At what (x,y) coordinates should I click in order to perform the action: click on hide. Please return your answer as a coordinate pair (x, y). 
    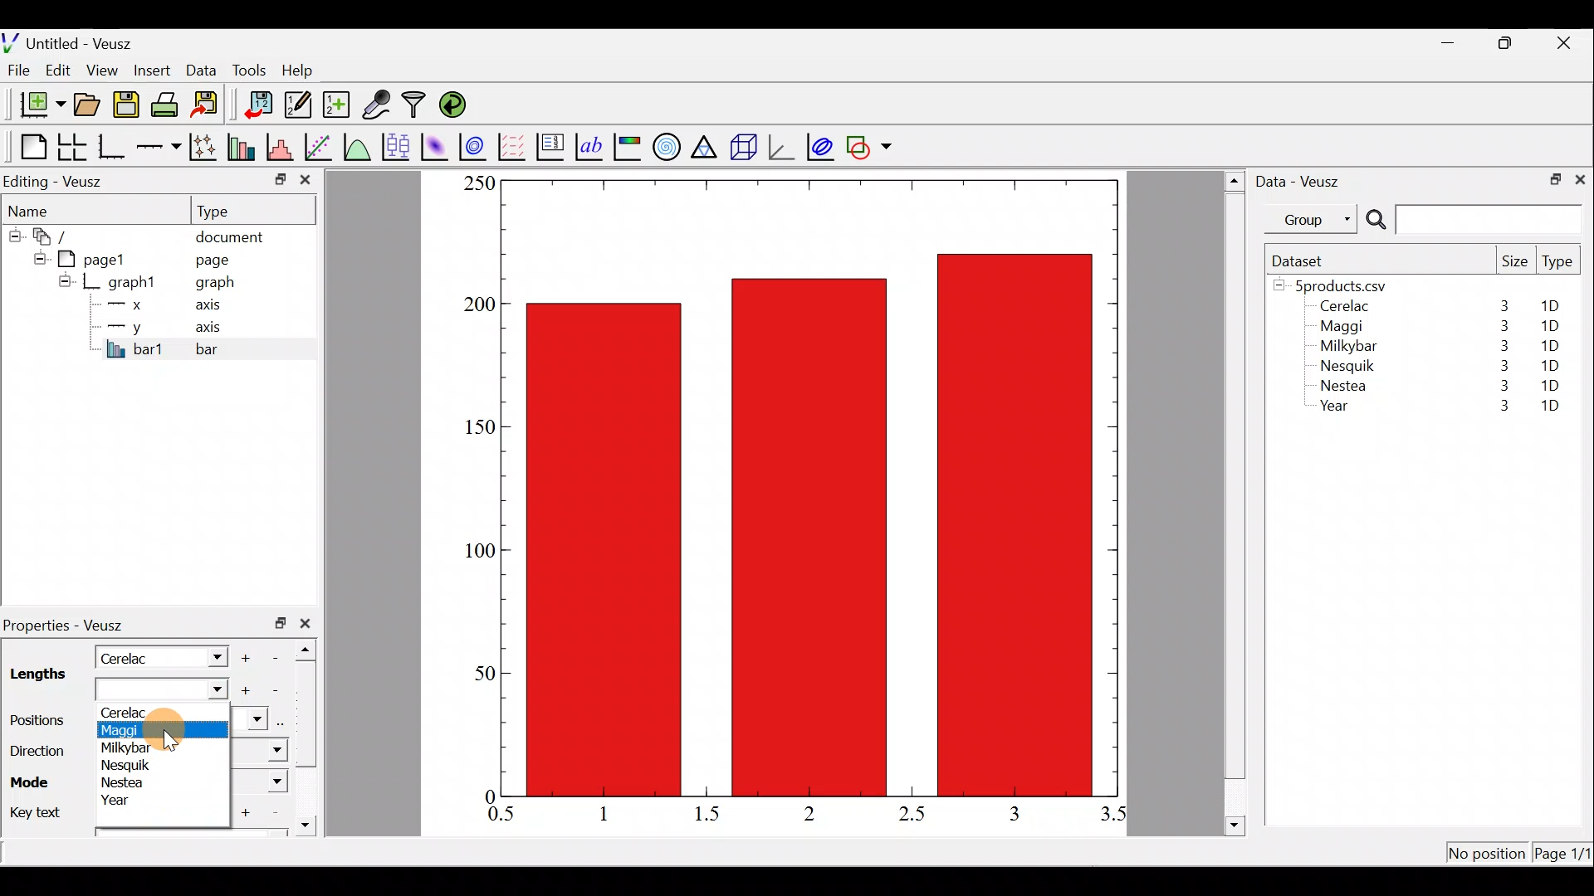
    Looking at the image, I should click on (37, 256).